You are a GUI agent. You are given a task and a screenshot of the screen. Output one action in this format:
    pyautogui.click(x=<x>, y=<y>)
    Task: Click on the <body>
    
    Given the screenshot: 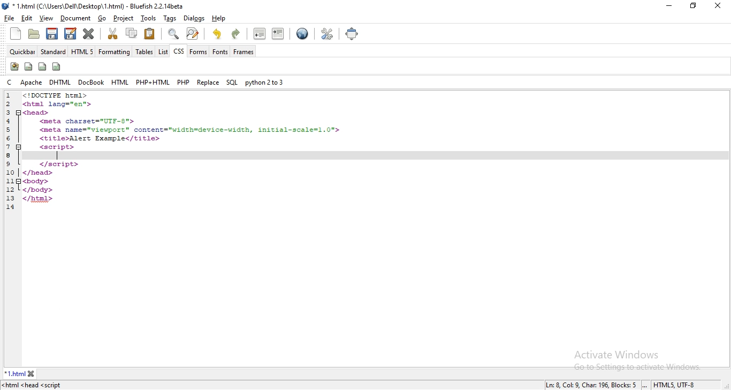 What is the action you would take?
    pyautogui.click(x=35, y=181)
    